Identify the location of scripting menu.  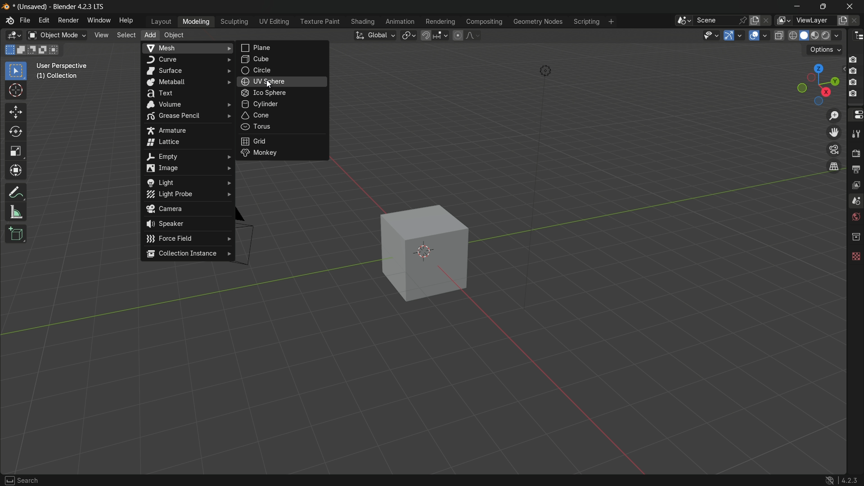
(586, 21).